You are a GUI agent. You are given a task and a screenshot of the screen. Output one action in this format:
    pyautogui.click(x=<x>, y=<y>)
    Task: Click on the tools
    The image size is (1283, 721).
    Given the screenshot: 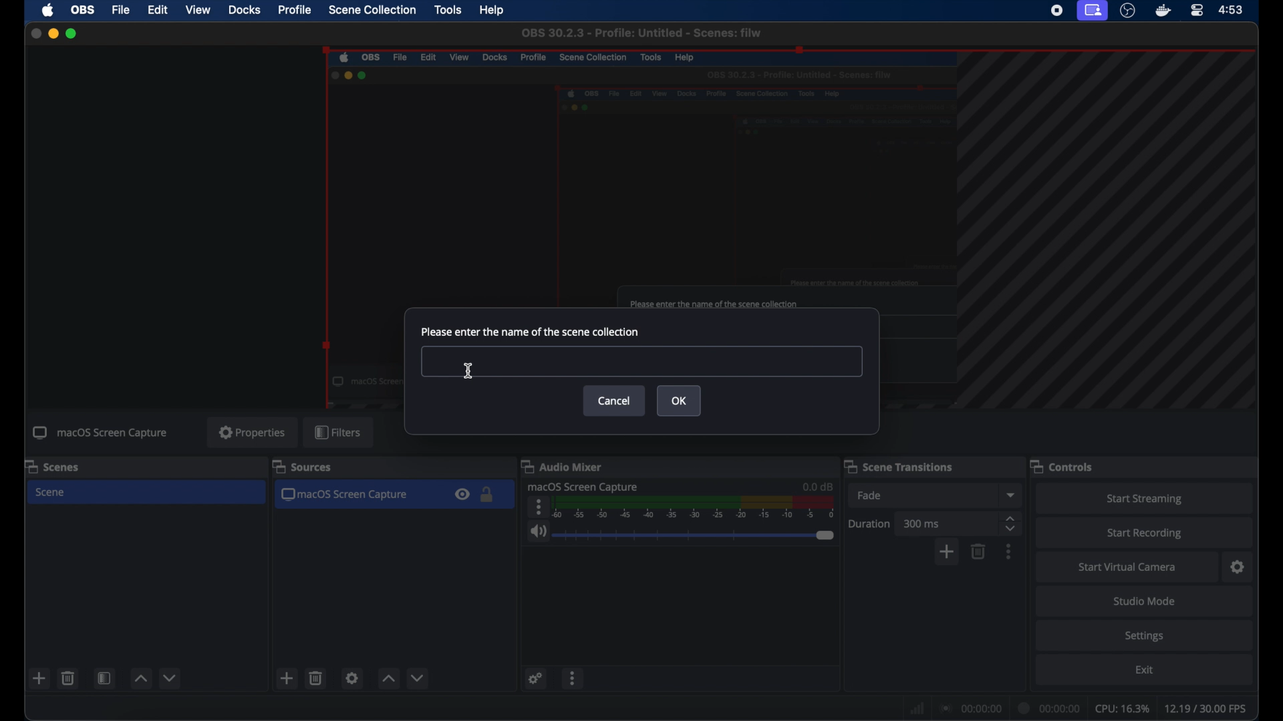 What is the action you would take?
    pyautogui.click(x=448, y=10)
    